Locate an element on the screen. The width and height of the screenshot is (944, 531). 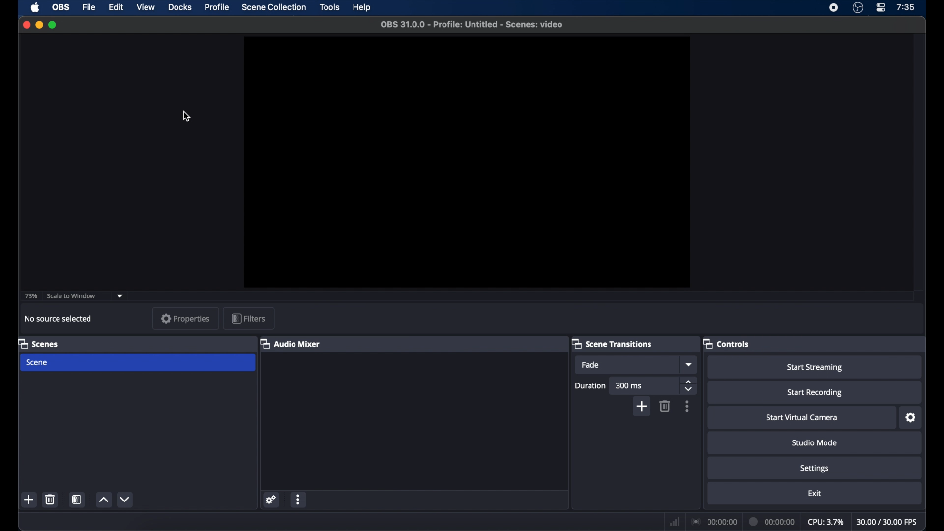
filters is located at coordinates (248, 318).